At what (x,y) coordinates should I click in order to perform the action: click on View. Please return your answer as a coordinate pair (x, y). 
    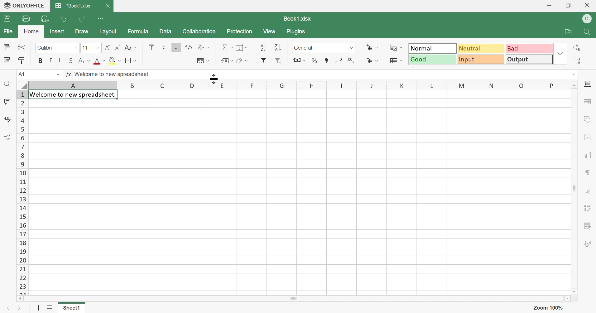
    Looking at the image, I should click on (271, 32).